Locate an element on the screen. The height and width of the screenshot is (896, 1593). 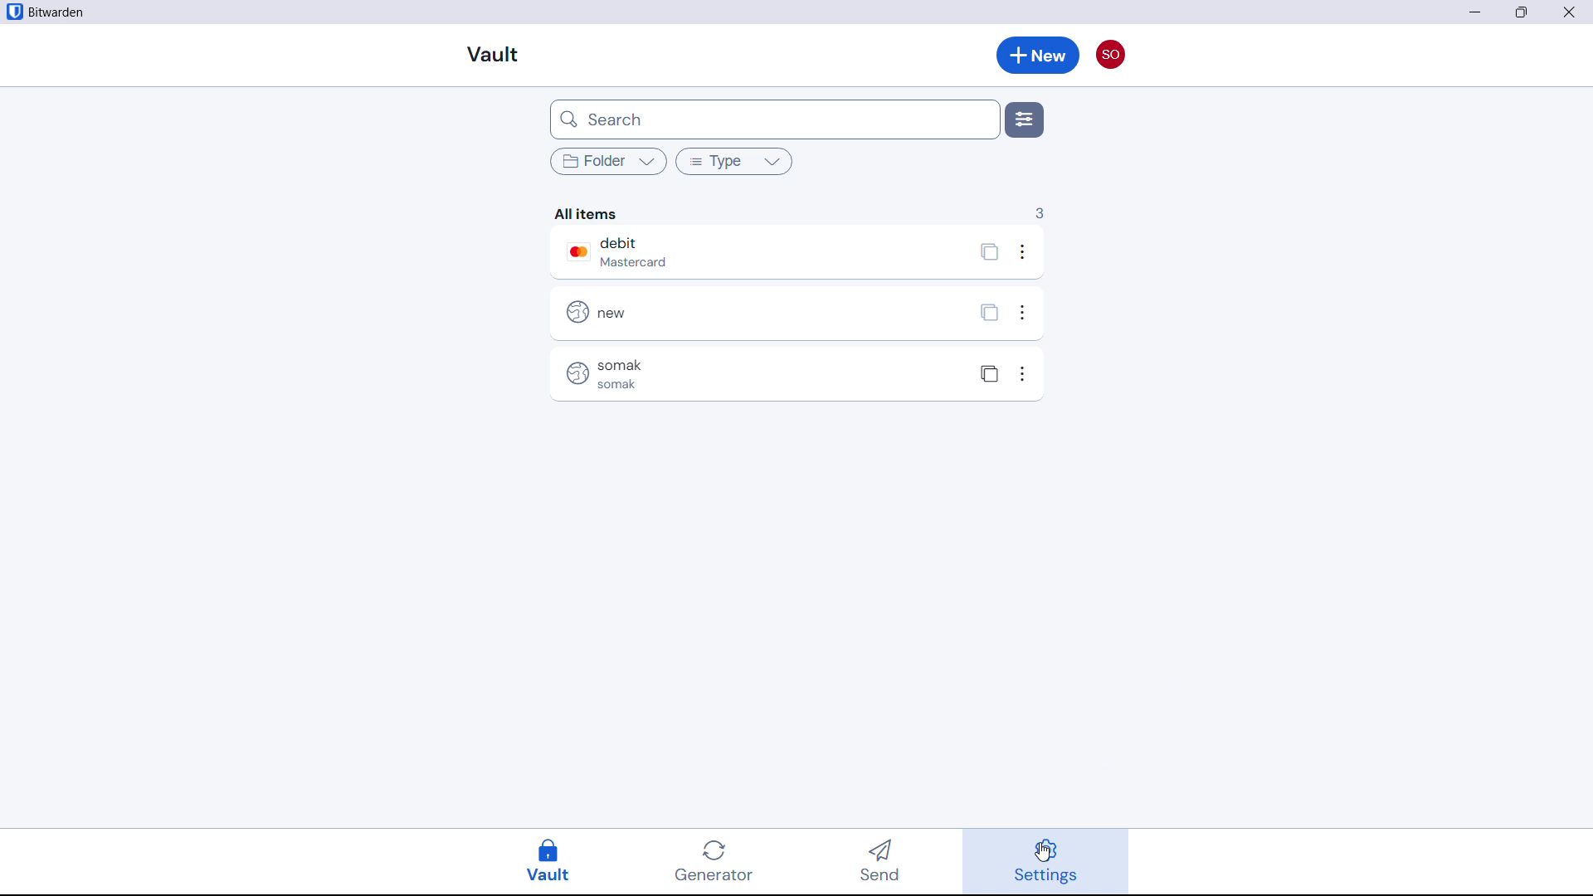
Vault  is located at coordinates (558, 861).